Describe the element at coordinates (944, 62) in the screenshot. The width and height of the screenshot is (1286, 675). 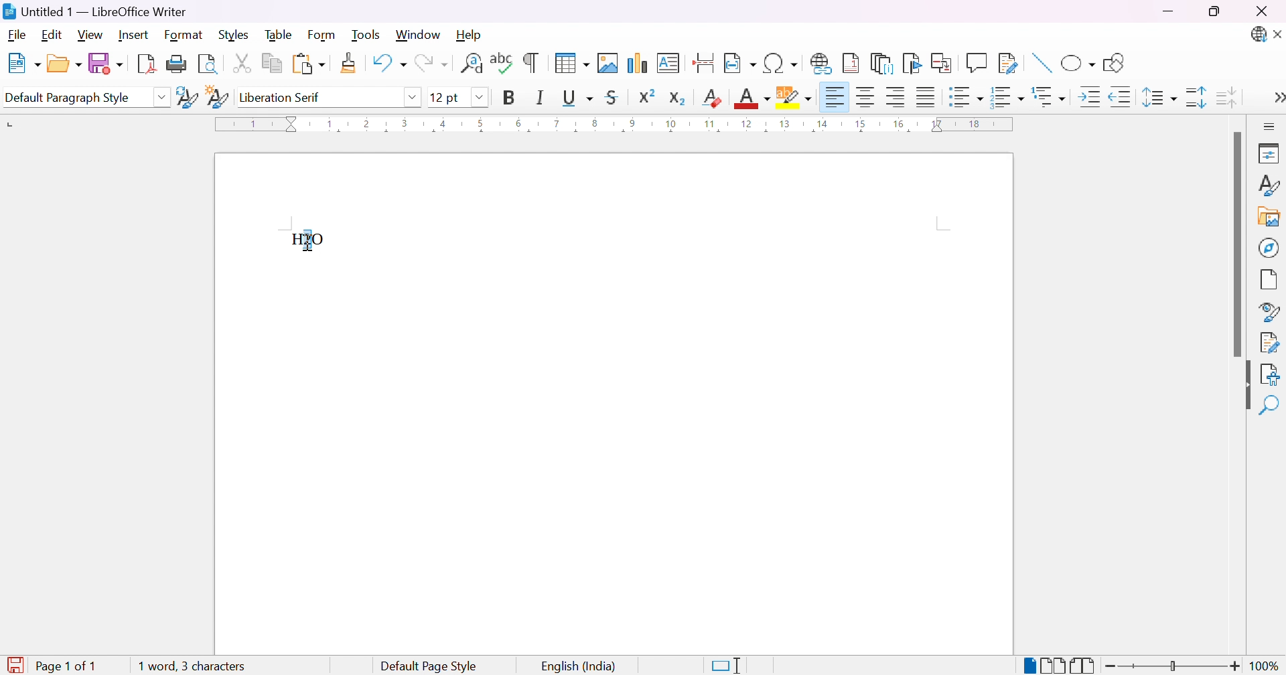
I see `Insert cross-reference` at that location.